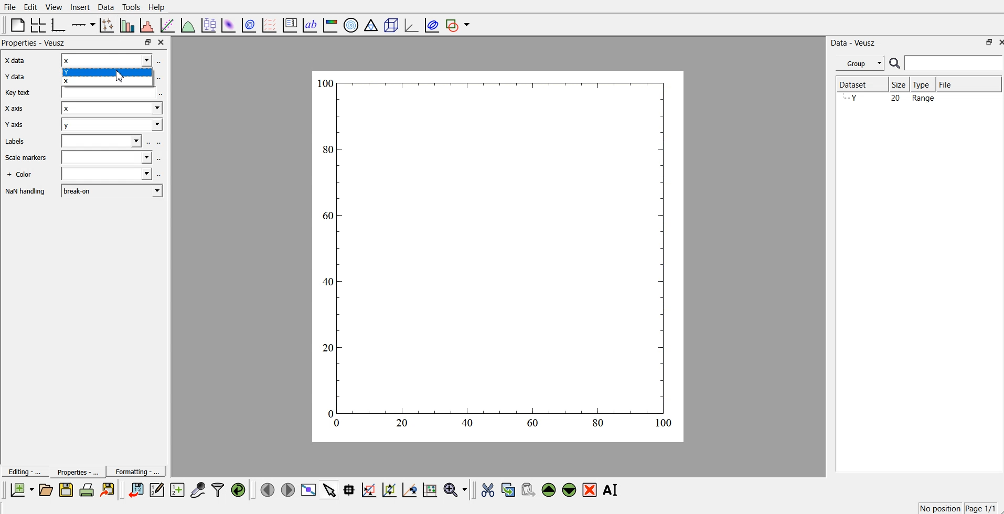 The image size is (1004, 514). Describe the element at coordinates (26, 158) in the screenshot. I see `| Scale markers` at that location.